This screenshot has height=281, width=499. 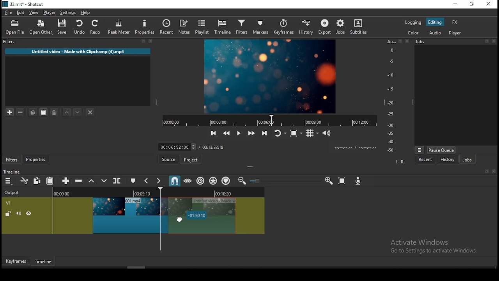 What do you see at coordinates (165, 27) in the screenshot?
I see `recent` at bounding box center [165, 27].